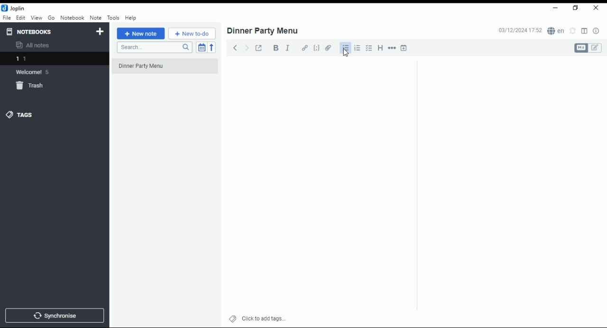 The width and height of the screenshot is (607, 328). I want to click on numbered list, so click(359, 47).